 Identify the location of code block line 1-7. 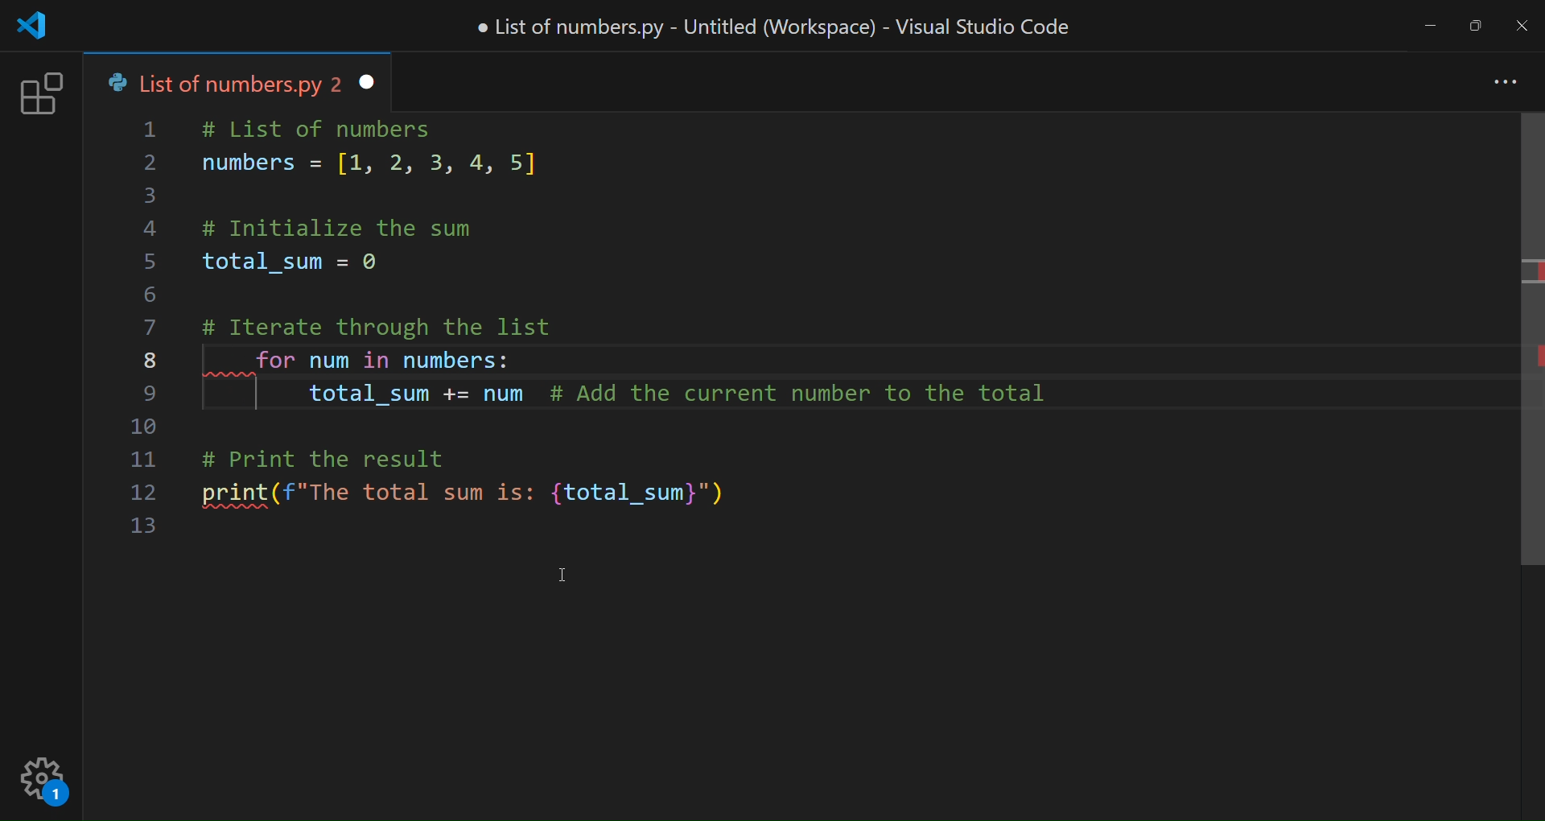
(418, 225).